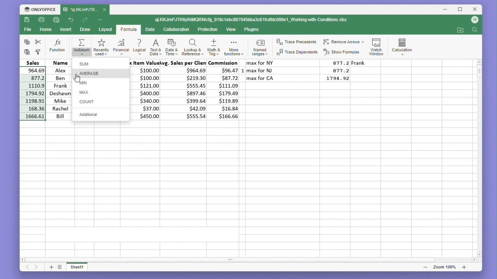 The image size is (497, 279). Describe the element at coordinates (41, 19) in the screenshot. I see `Print file` at that location.